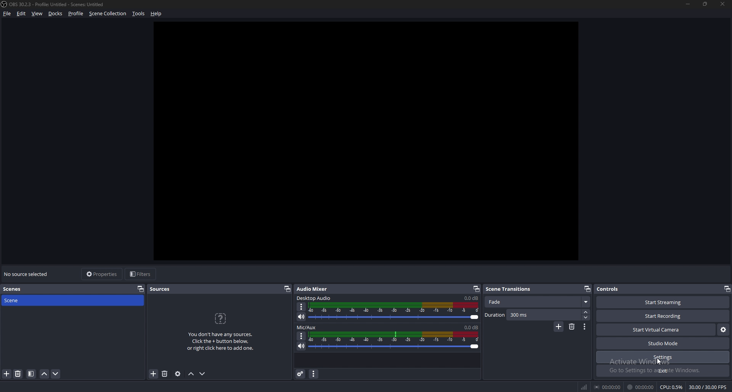  Describe the element at coordinates (165, 374) in the screenshot. I see `remove source` at that location.